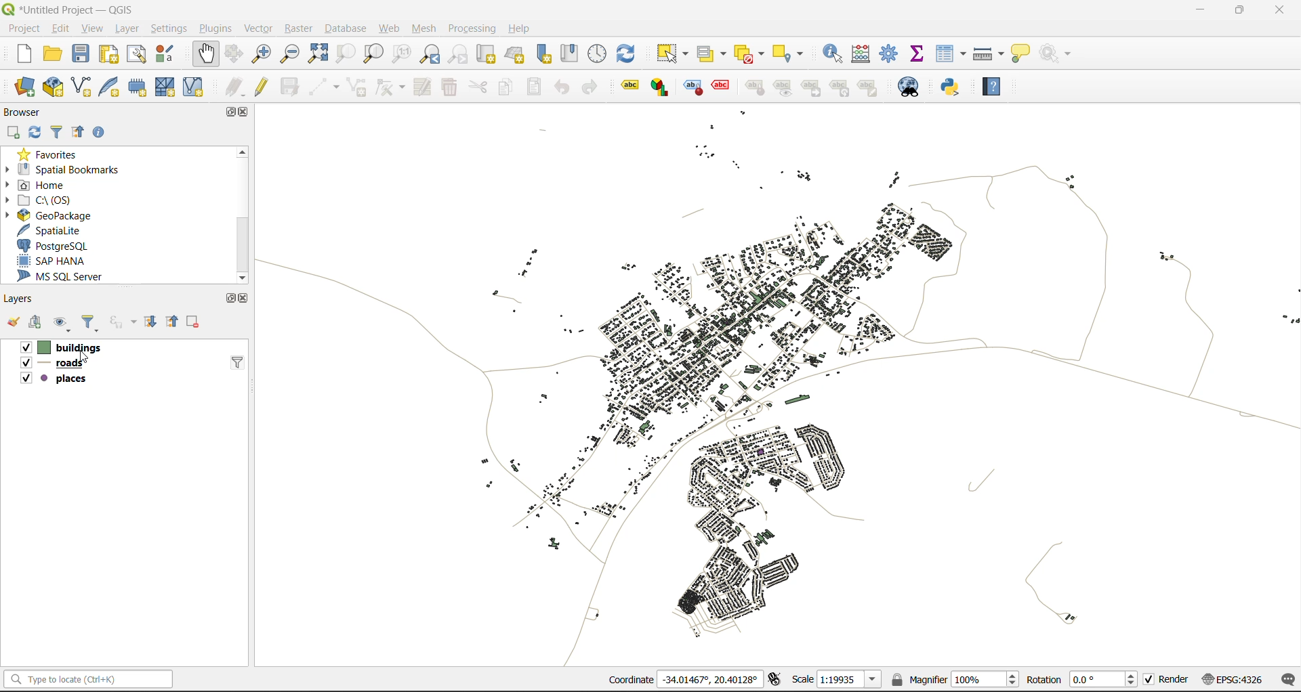 Image resolution: width=1301 pixels, height=692 pixels. What do you see at coordinates (171, 28) in the screenshot?
I see `settings` at bounding box center [171, 28].